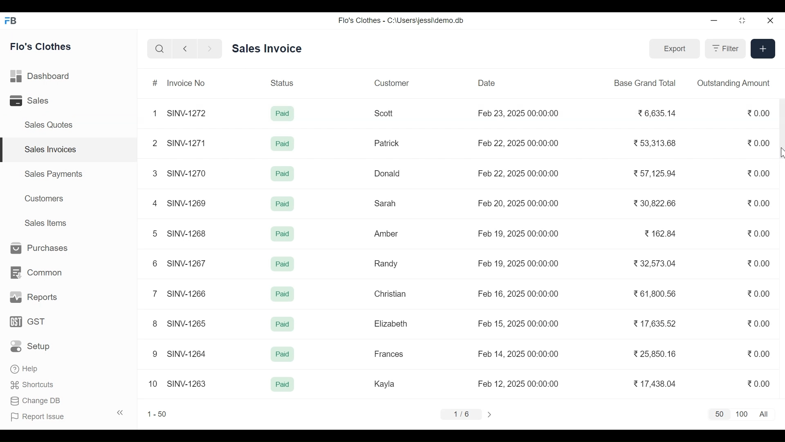 This screenshot has height=442, width=785. Describe the element at coordinates (384, 383) in the screenshot. I see `Kayla` at that location.